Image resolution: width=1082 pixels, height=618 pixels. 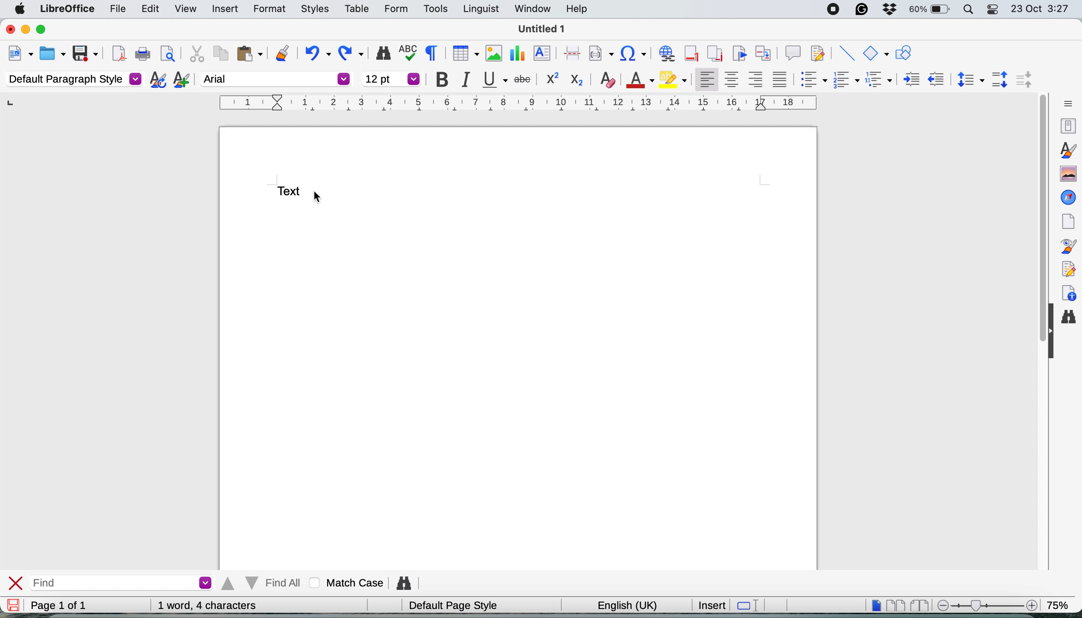 I want to click on form, so click(x=395, y=9).